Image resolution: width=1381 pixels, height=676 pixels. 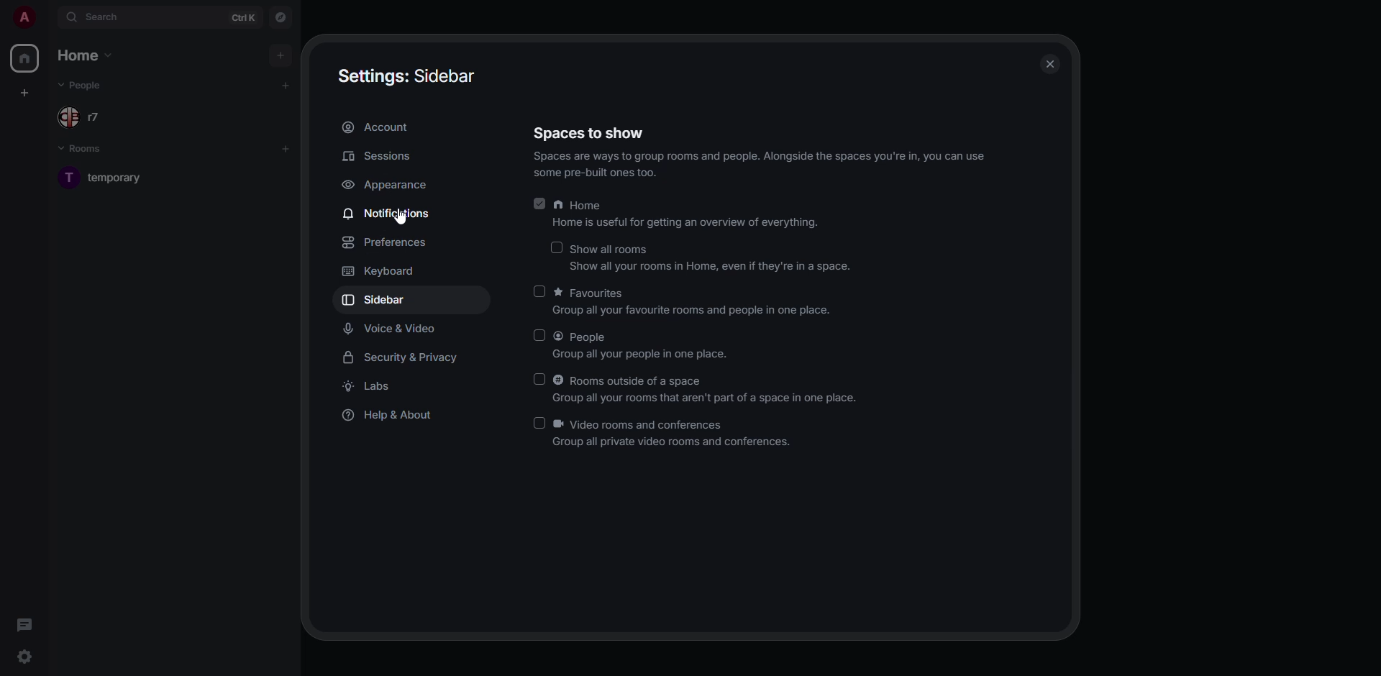 I want to click on info, so click(x=765, y=165).